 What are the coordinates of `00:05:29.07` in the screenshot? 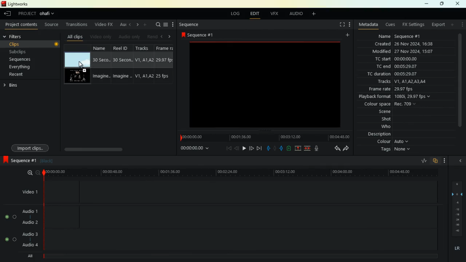 It's located at (408, 74).